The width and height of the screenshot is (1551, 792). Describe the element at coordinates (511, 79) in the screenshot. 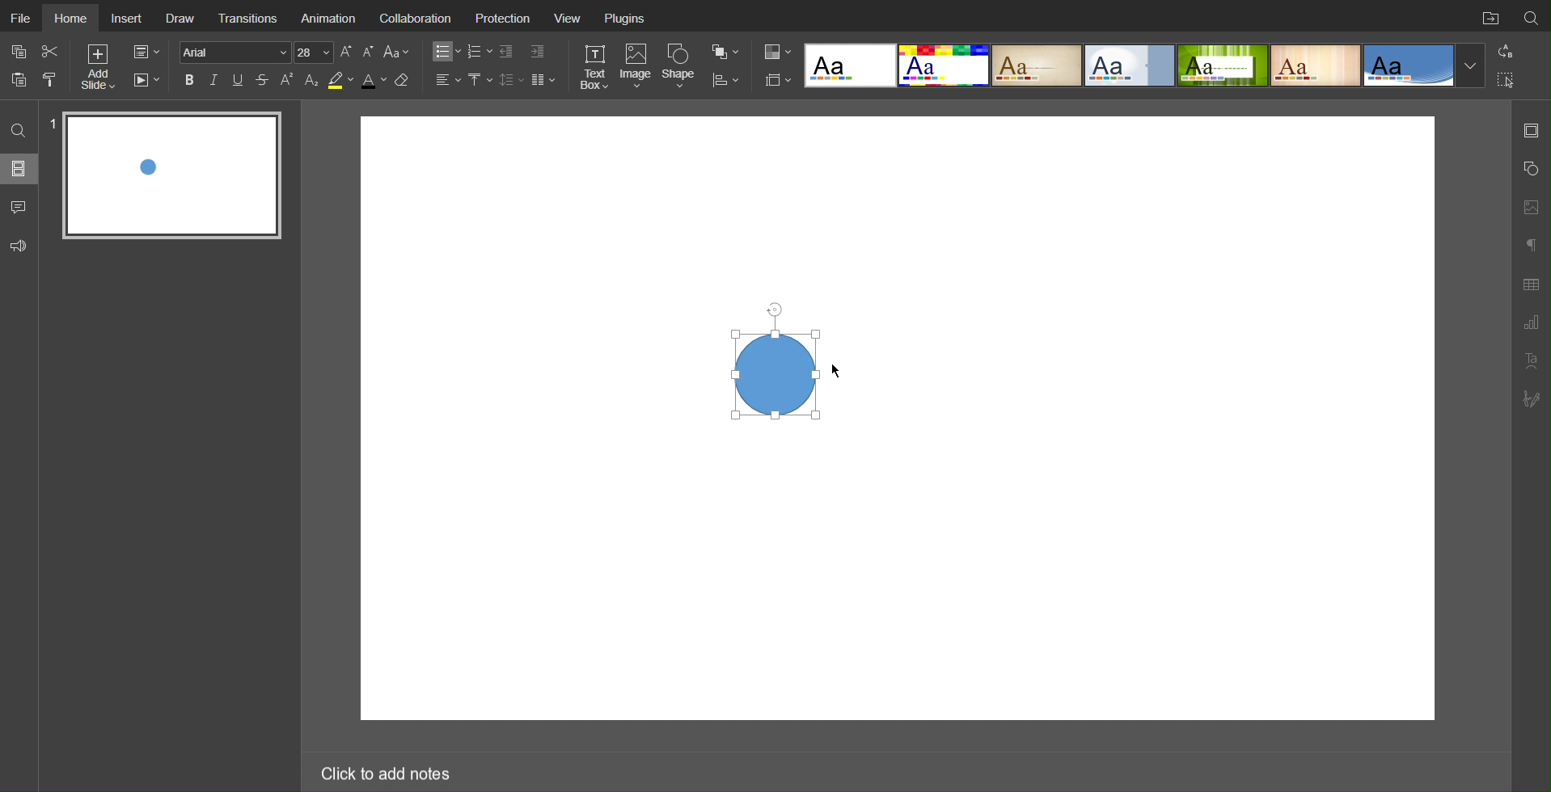

I see `Line Spacing` at that location.